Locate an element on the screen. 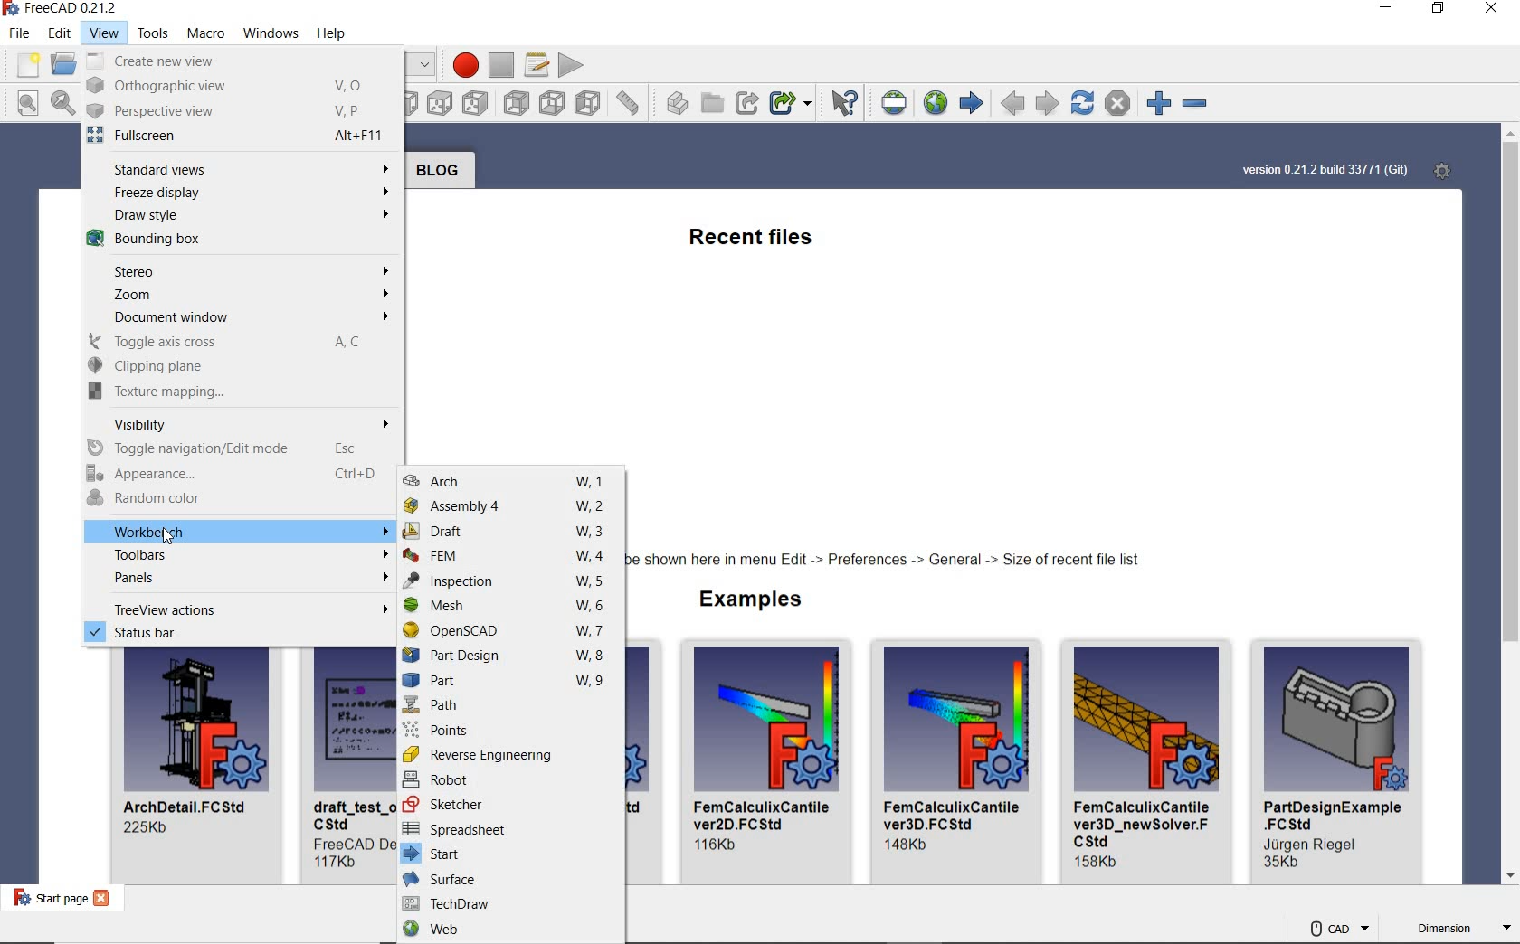 This screenshot has height=944, width=1520. macro is located at coordinates (205, 33).